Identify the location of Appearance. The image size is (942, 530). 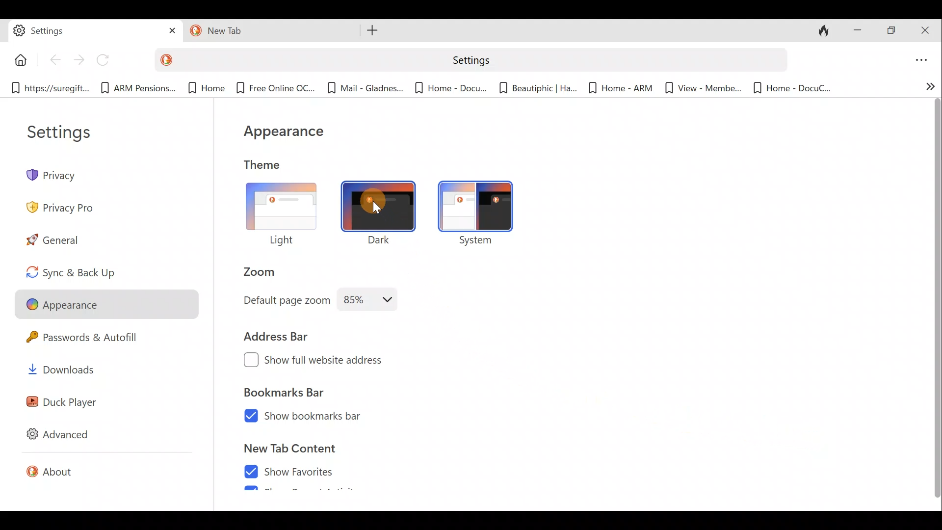
(286, 135).